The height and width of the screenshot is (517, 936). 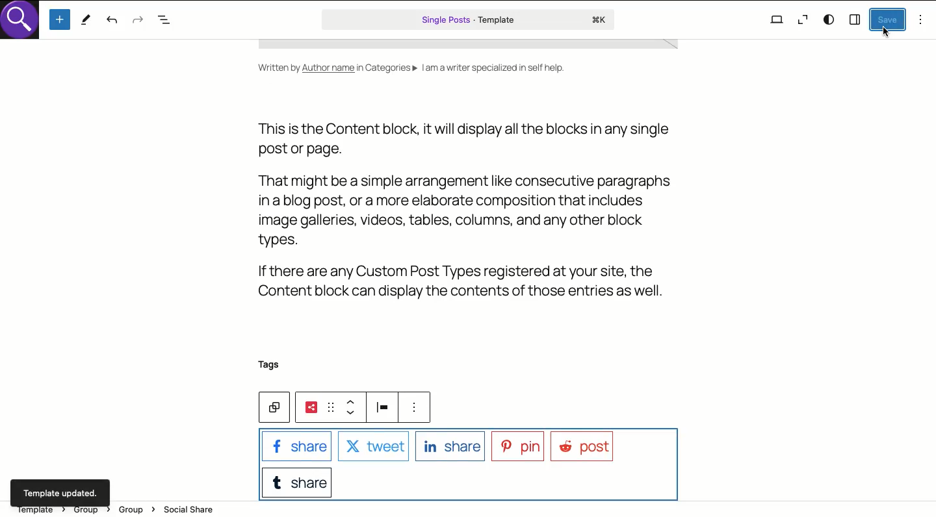 I want to click on Undo, so click(x=112, y=21).